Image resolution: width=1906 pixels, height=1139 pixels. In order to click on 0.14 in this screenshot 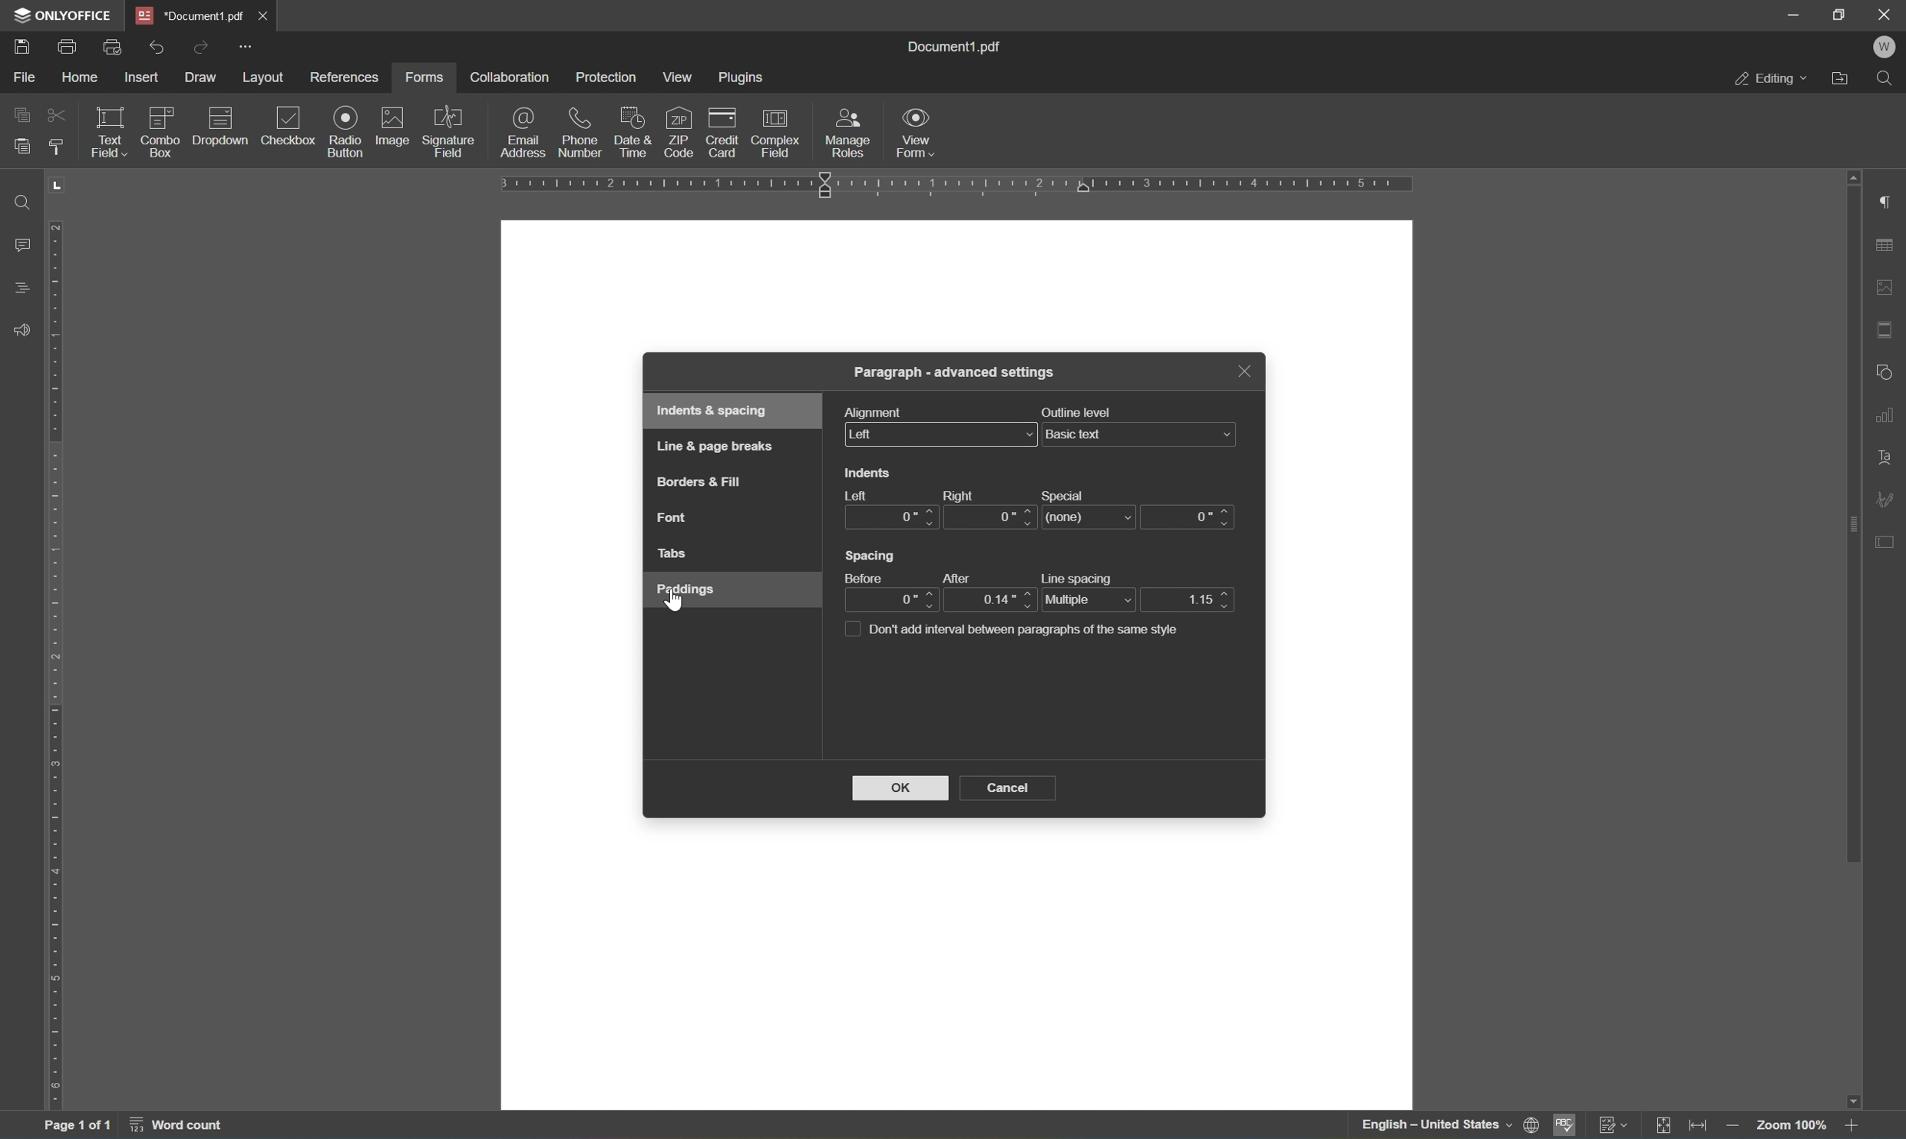, I will do `click(991, 601)`.